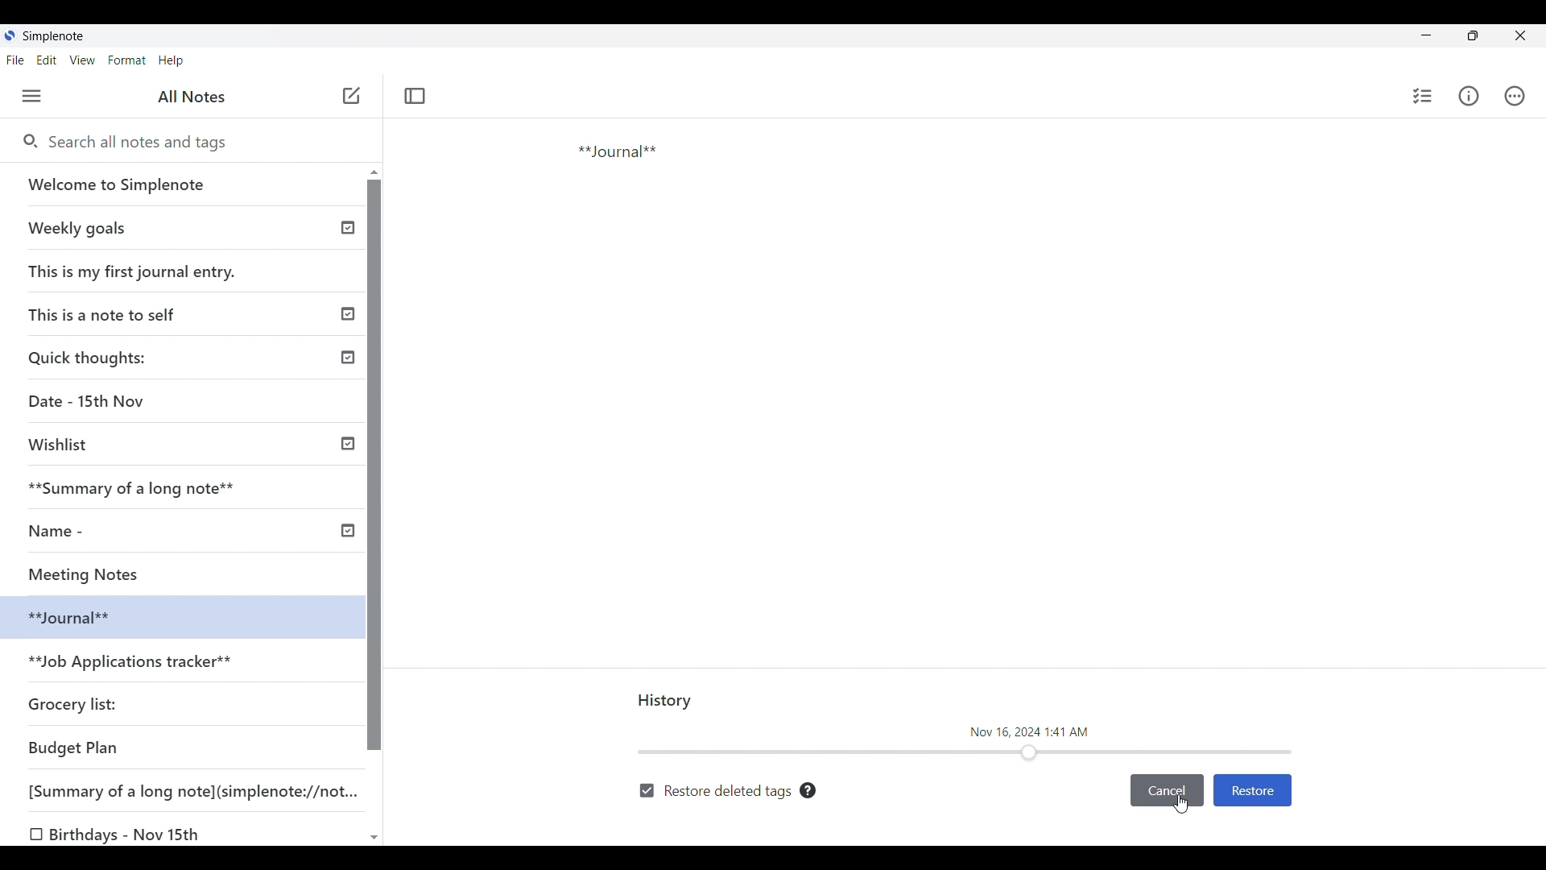 This screenshot has width=1546, height=870. Describe the element at coordinates (143, 487) in the screenshot. I see `**Summary of a long note**` at that location.